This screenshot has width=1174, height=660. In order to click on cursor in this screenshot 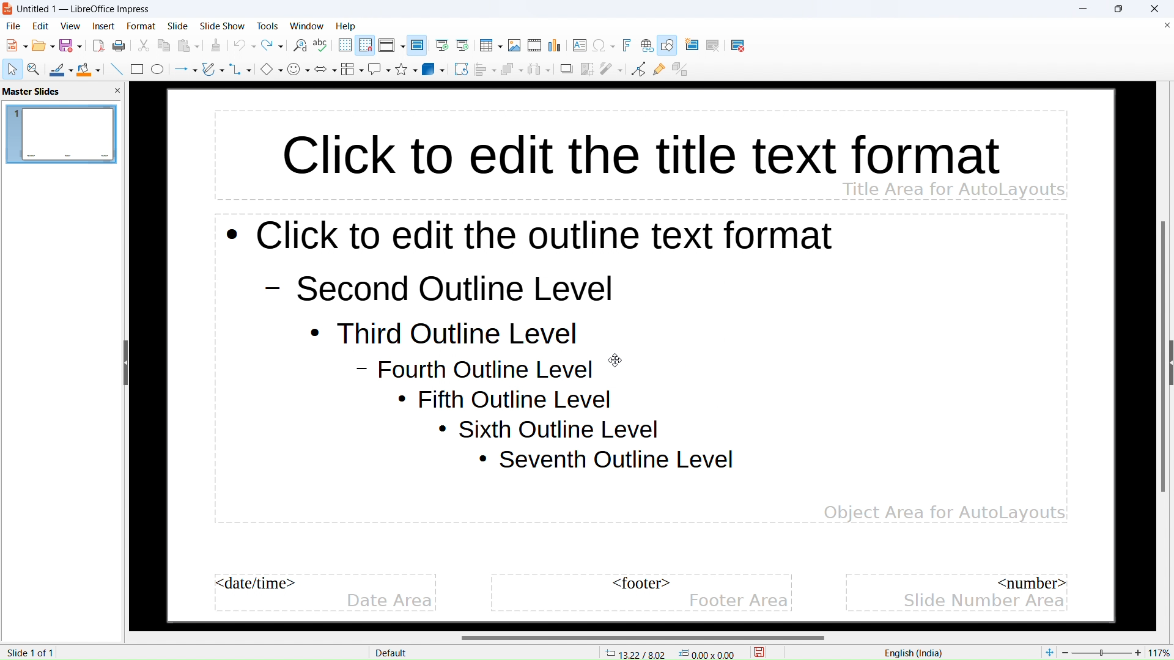, I will do `click(615, 360)`.